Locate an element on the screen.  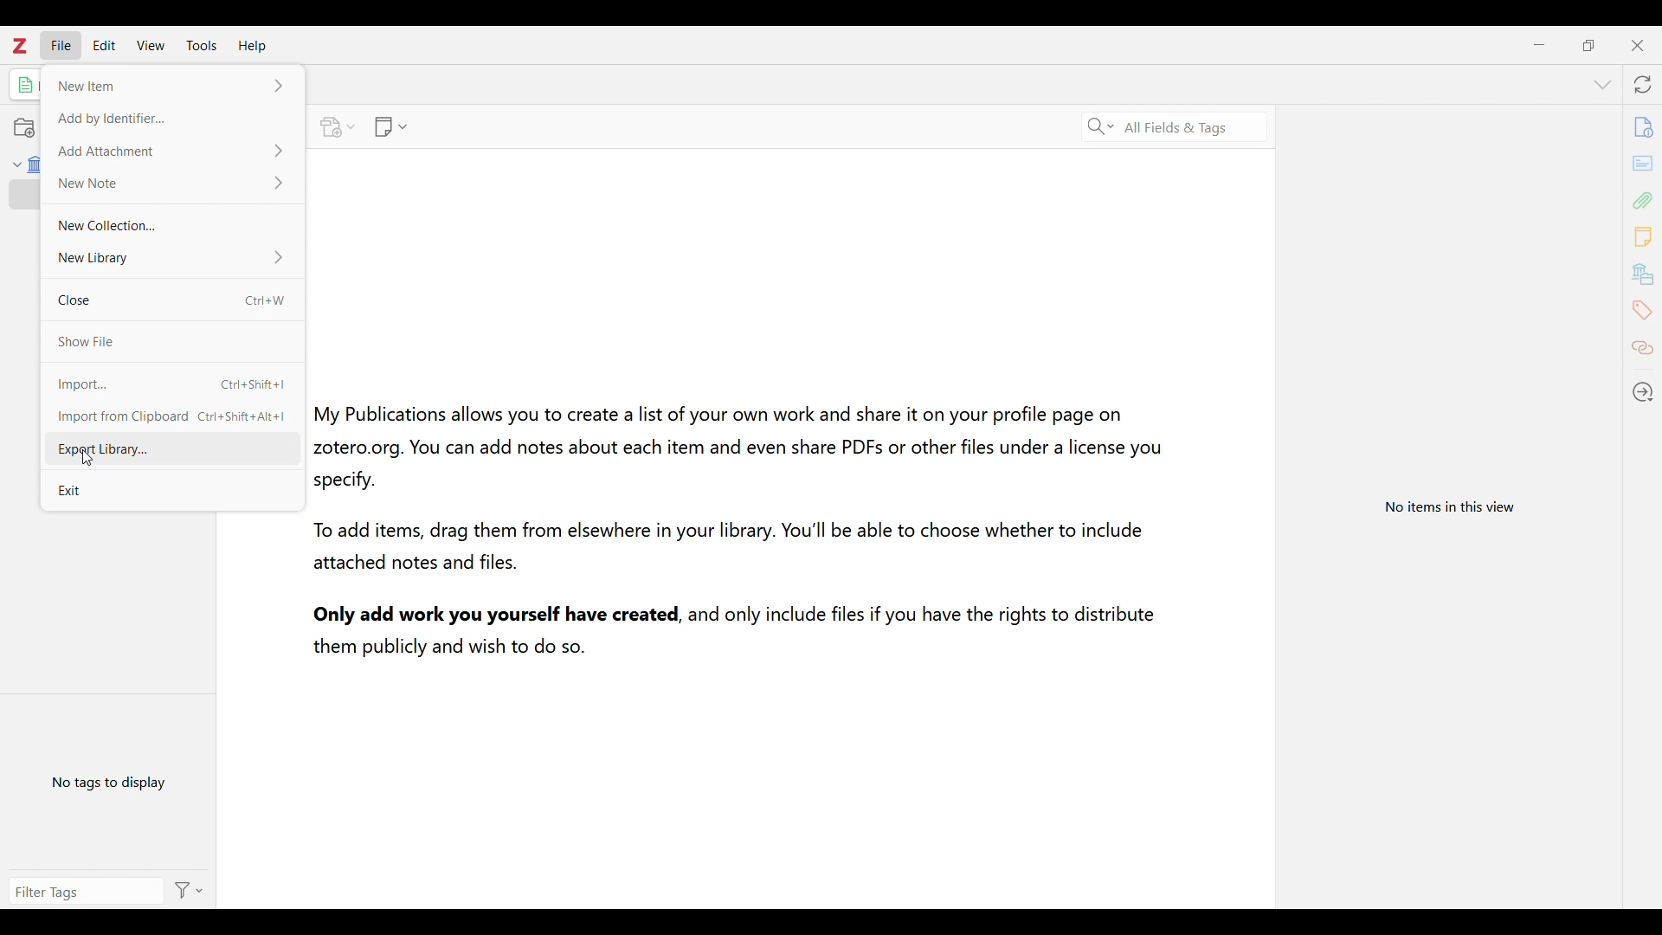
Export Library is located at coordinates (158, 448).